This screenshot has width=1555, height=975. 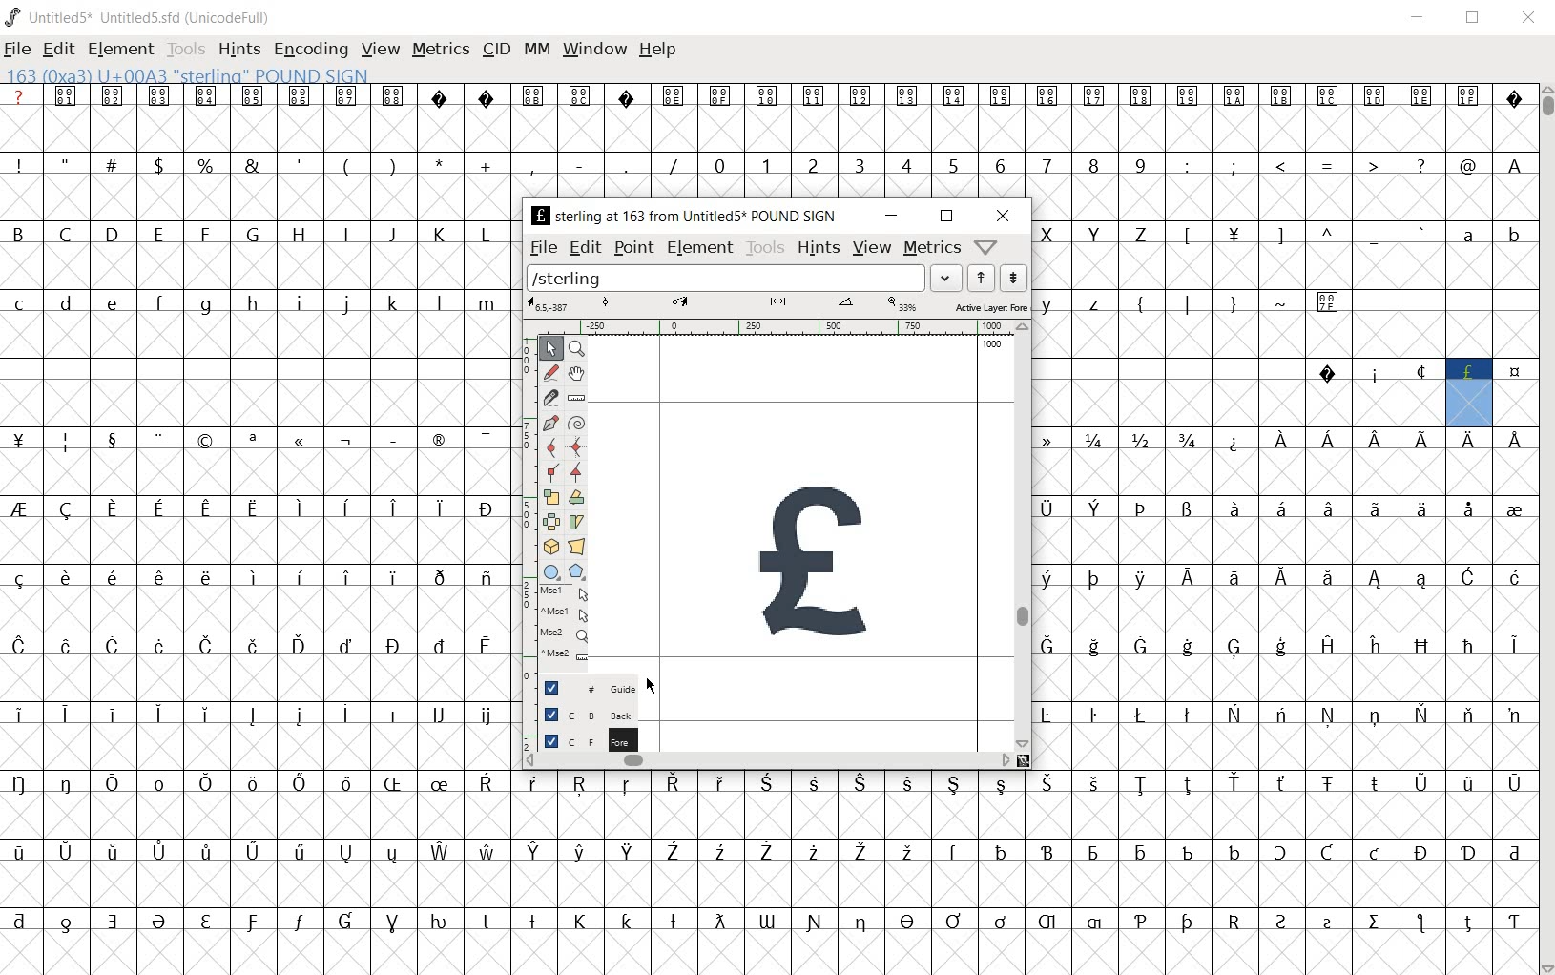 I want to click on Symbol, so click(x=300, y=853).